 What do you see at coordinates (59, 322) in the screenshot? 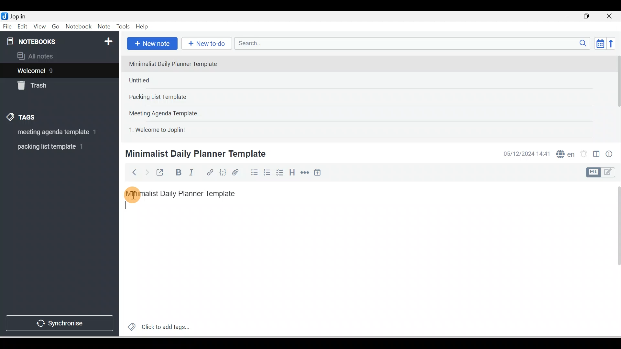
I see `Synchronise` at bounding box center [59, 322].